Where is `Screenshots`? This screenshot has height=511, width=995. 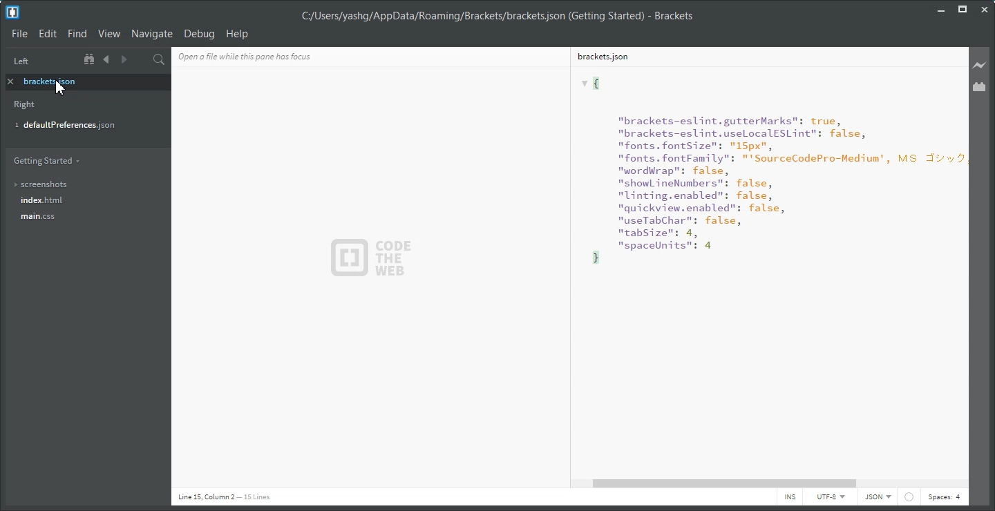
Screenshots is located at coordinates (84, 184).